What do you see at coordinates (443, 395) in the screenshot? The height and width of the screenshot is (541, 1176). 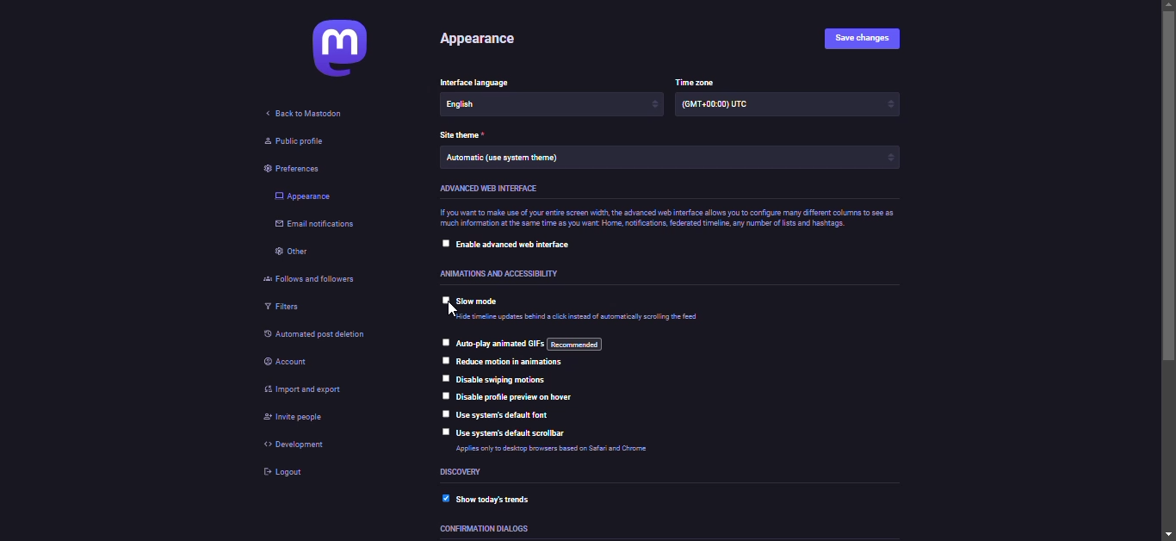 I see `click to select` at bounding box center [443, 395].